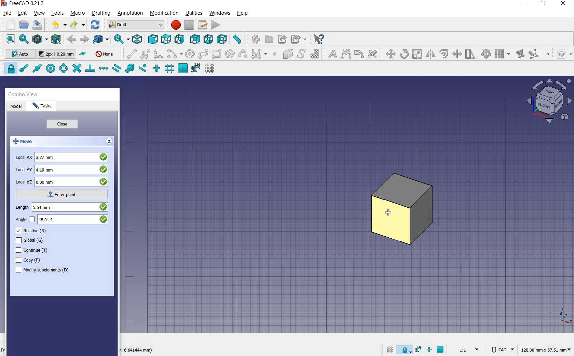 The width and height of the screenshot is (574, 356). What do you see at coordinates (9, 69) in the screenshot?
I see `snap lock` at bounding box center [9, 69].